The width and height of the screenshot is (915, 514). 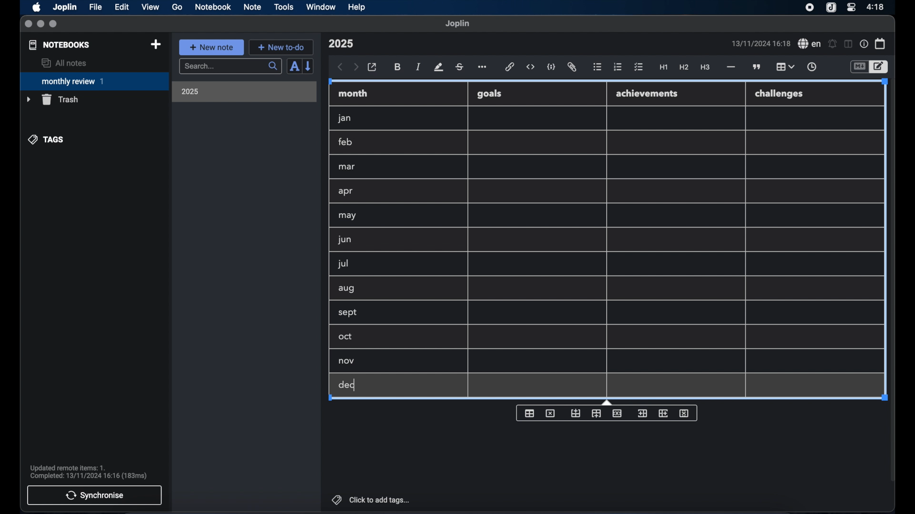 What do you see at coordinates (550, 413) in the screenshot?
I see `delete table` at bounding box center [550, 413].